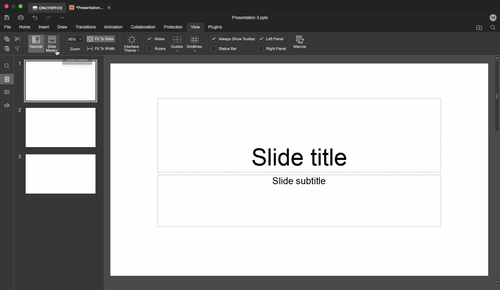 This screenshot has width=500, height=290. What do you see at coordinates (101, 49) in the screenshot?
I see `Fit to width` at bounding box center [101, 49].